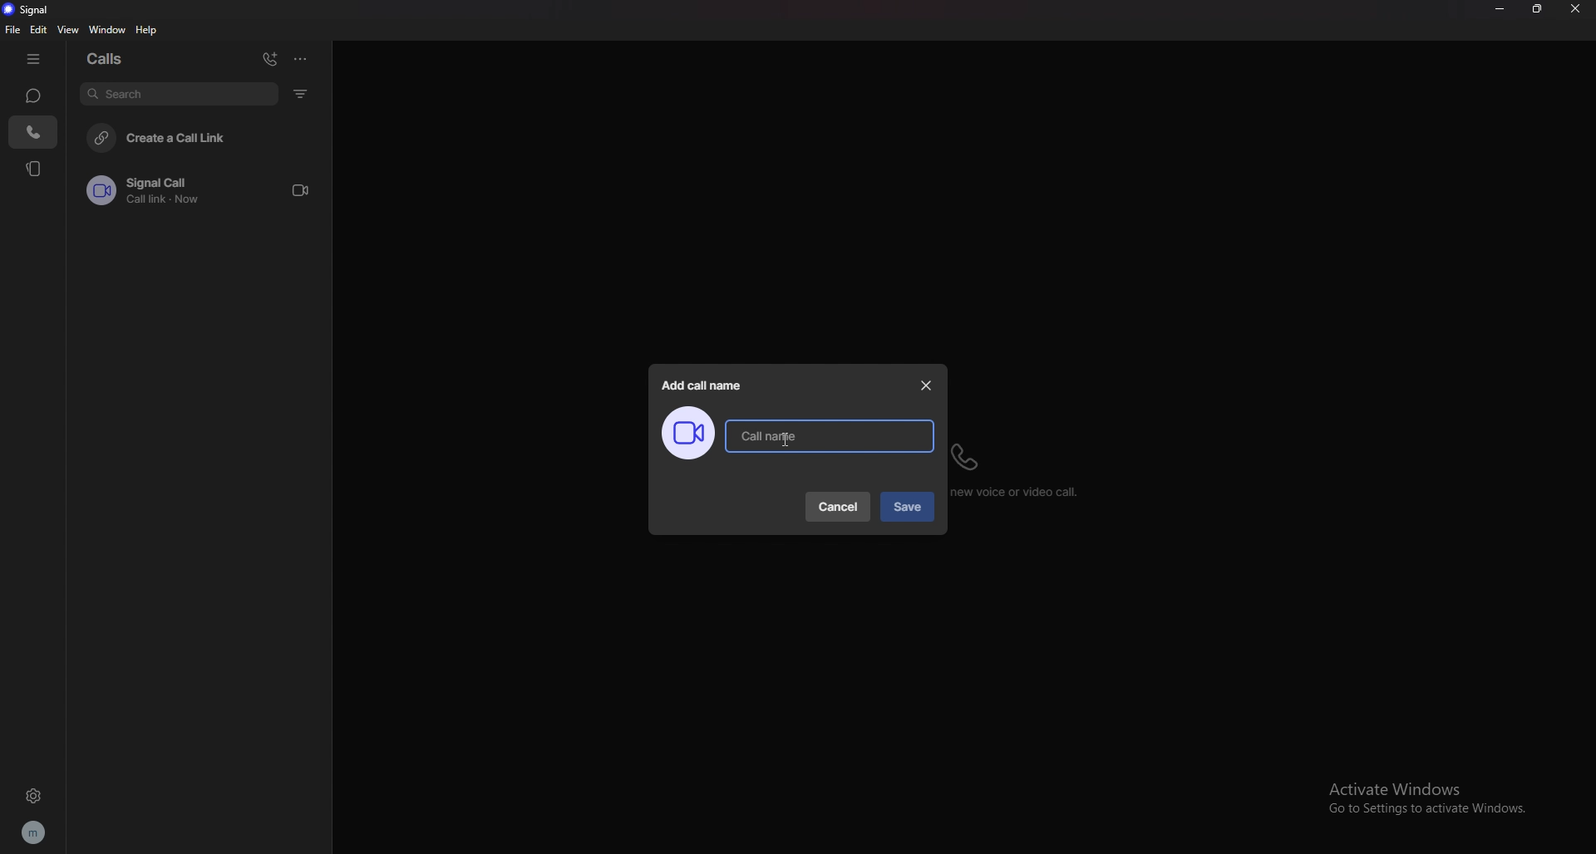  What do you see at coordinates (111, 56) in the screenshot?
I see `calls` at bounding box center [111, 56].